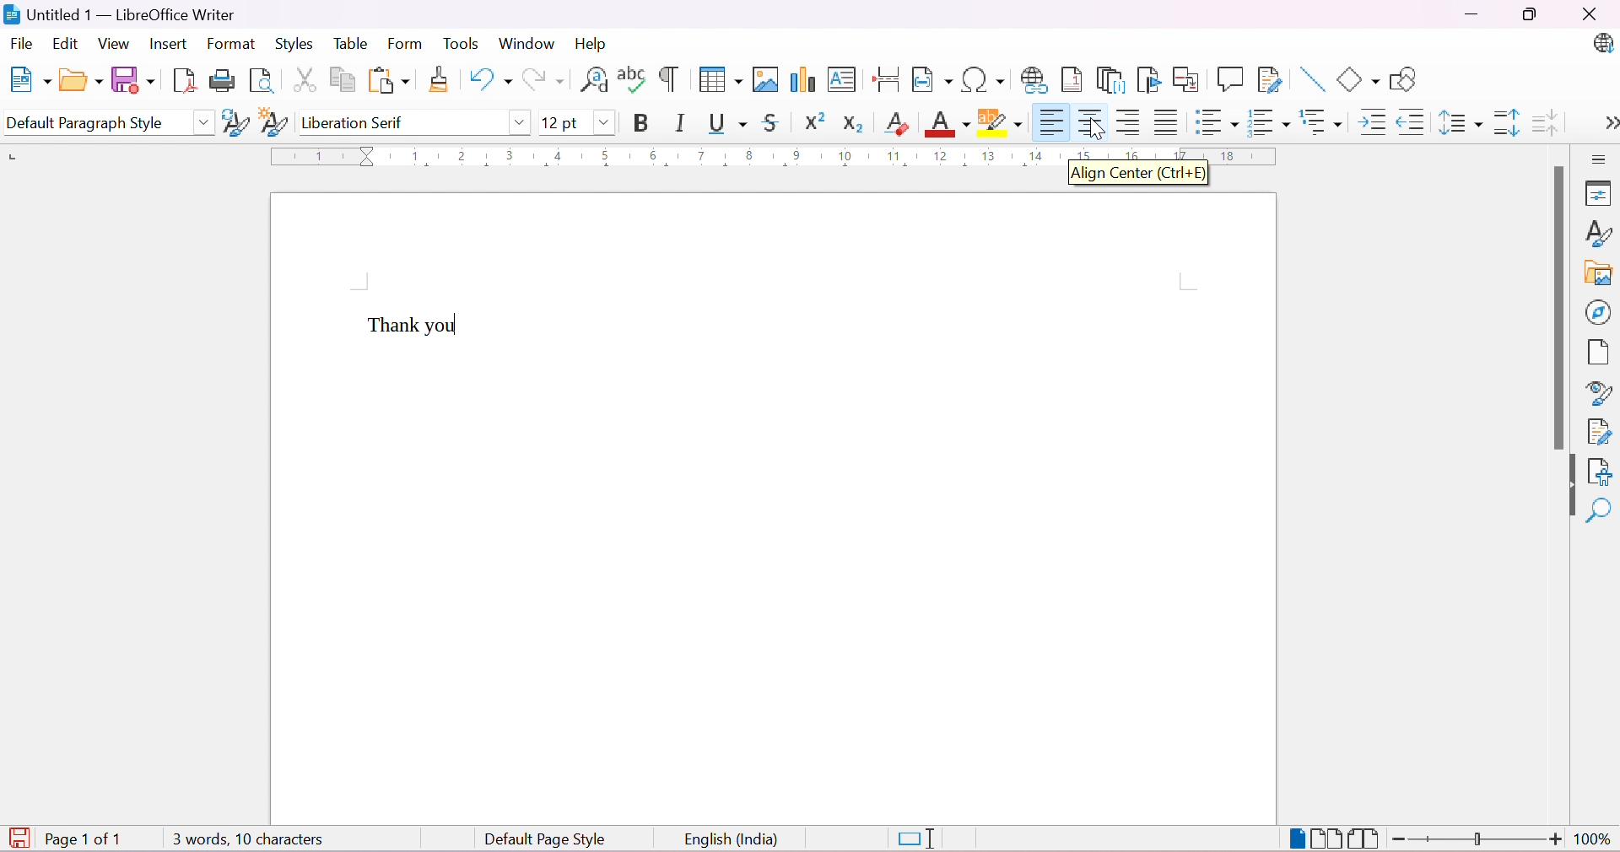  Describe the element at coordinates (1100, 130) in the screenshot. I see `Cursor` at that location.